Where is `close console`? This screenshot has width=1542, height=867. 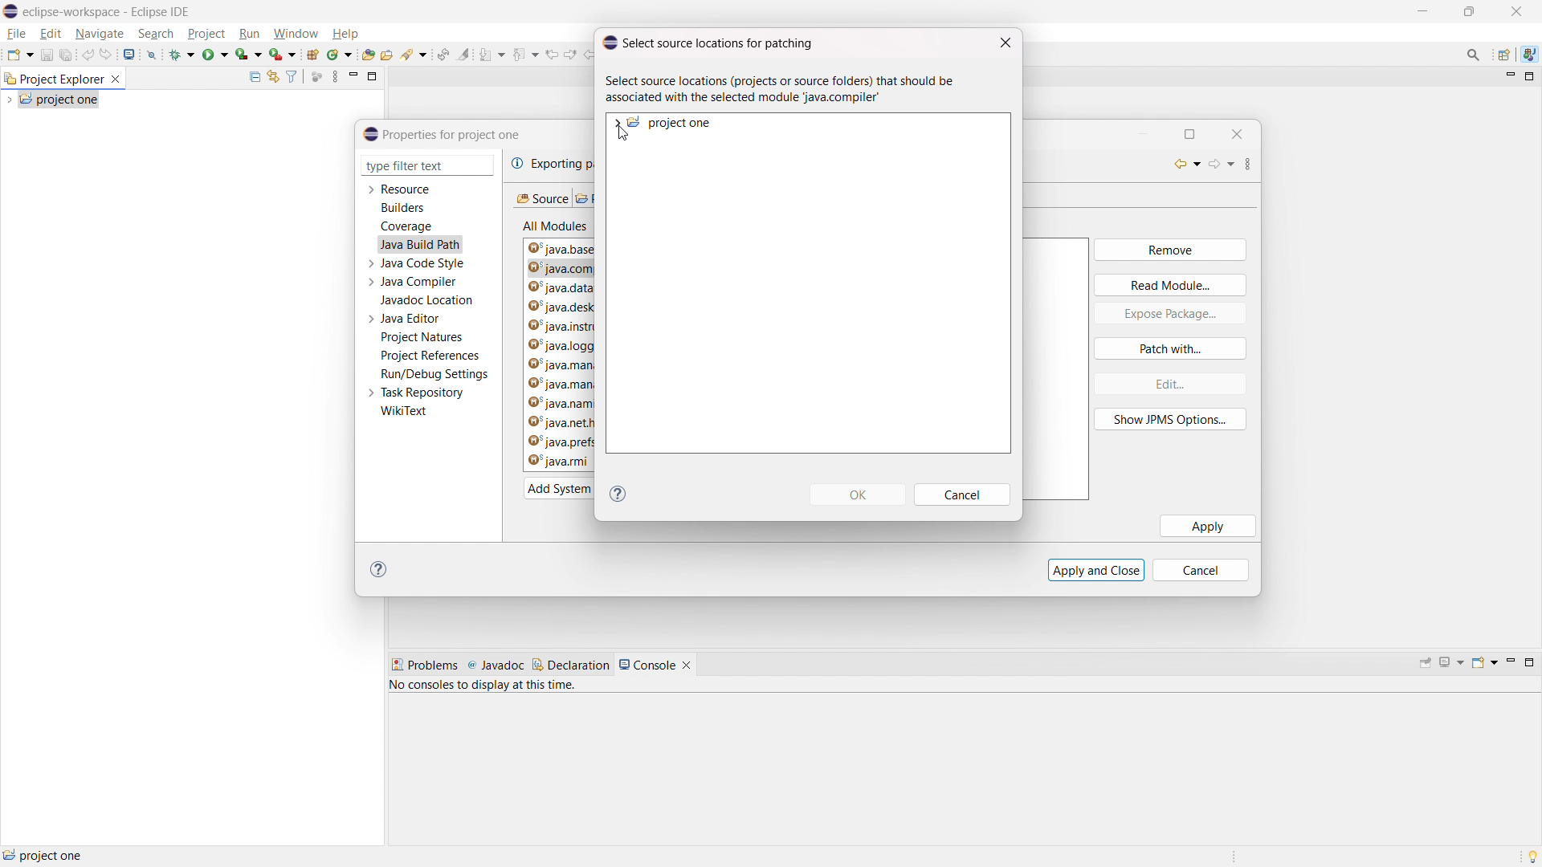 close console is located at coordinates (687, 666).